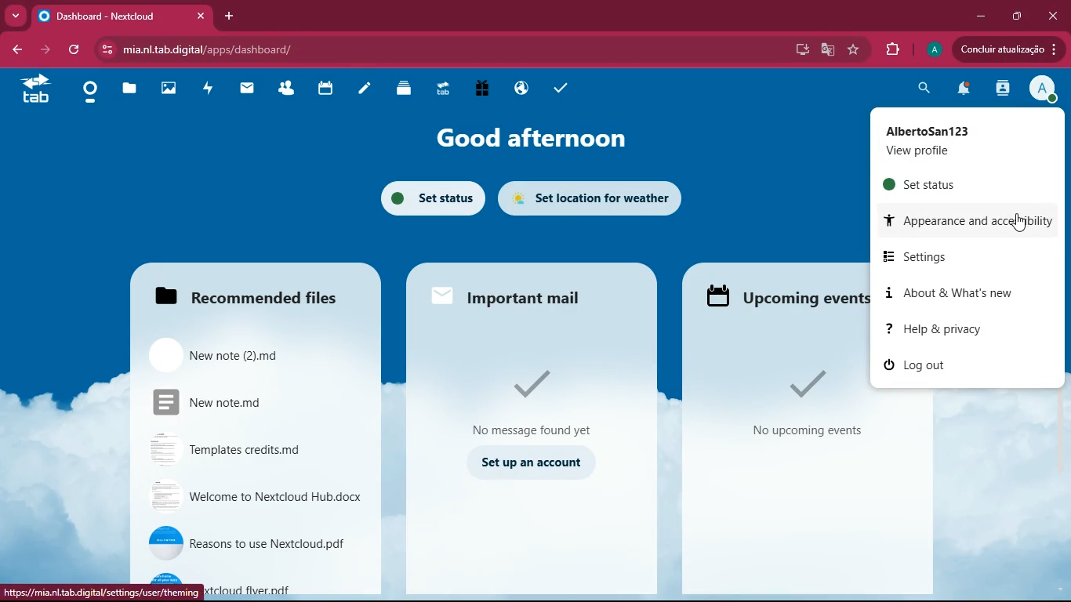  What do you see at coordinates (521, 89) in the screenshot?
I see `public` at bounding box center [521, 89].